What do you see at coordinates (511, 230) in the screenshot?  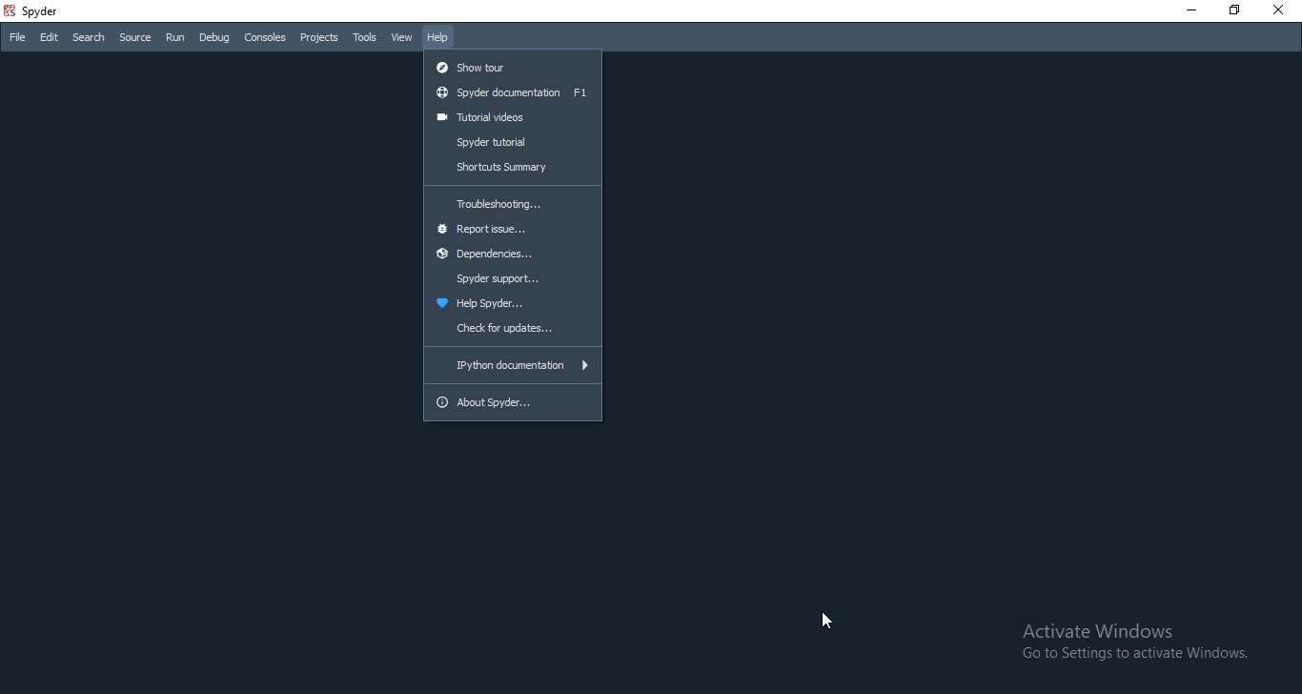 I see `report issue` at bounding box center [511, 230].